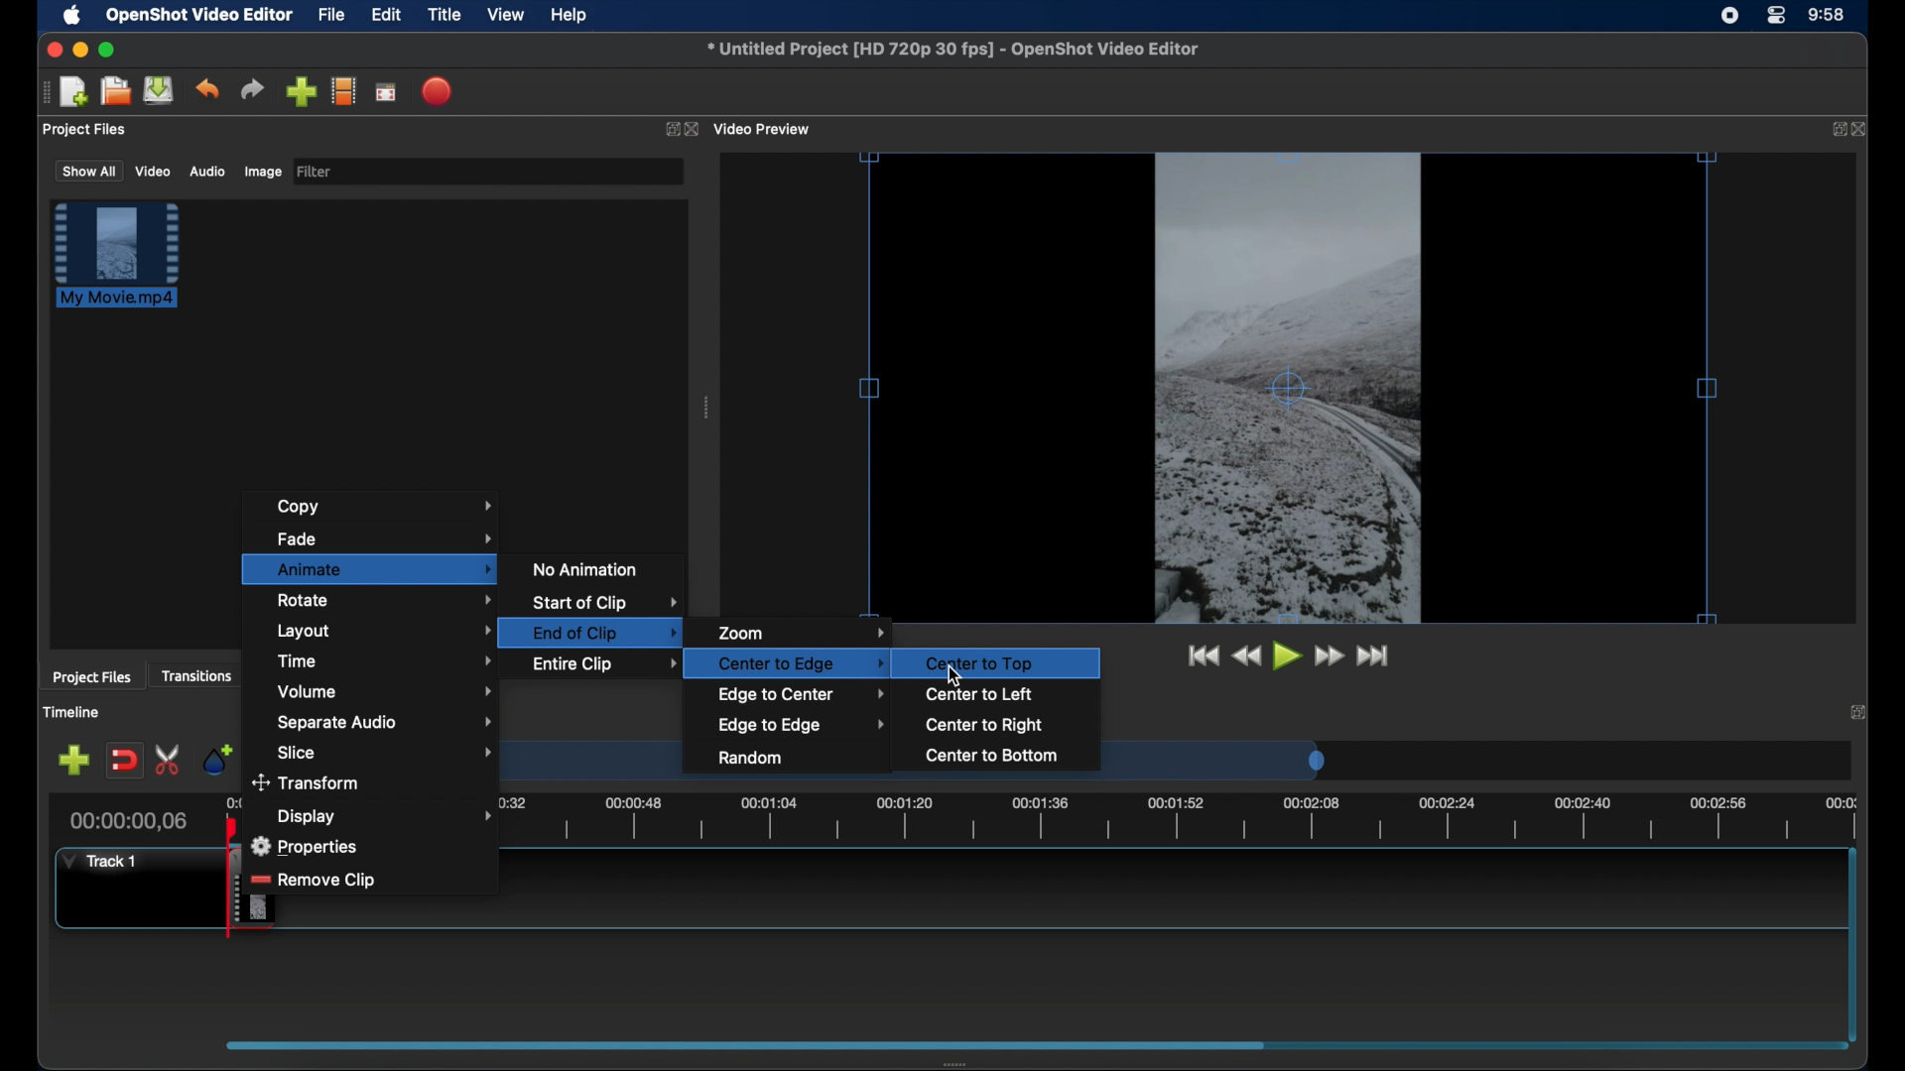 Image resolution: width=1905 pixels, height=1071 pixels. I want to click on new project, so click(75, 92).